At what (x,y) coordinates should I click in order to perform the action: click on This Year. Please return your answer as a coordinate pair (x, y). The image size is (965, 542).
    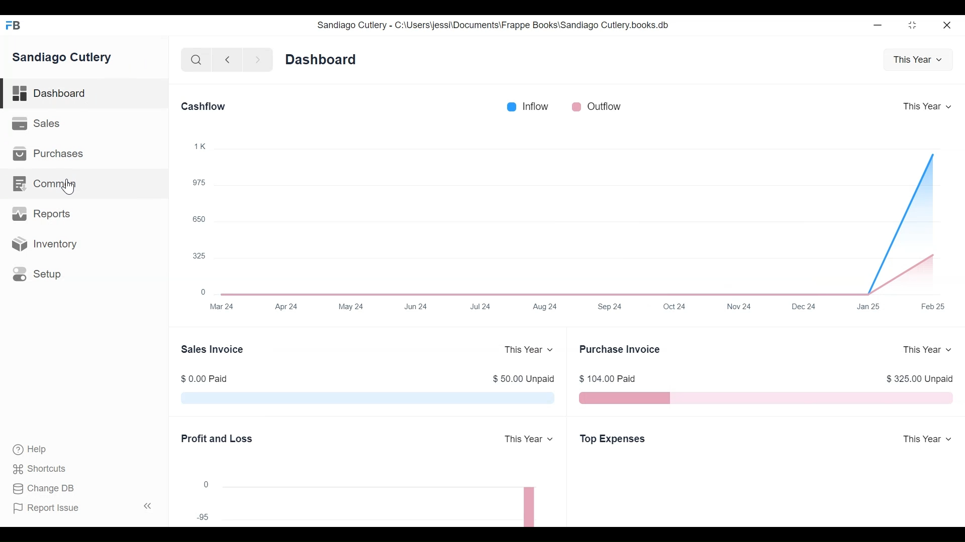
    Looking at the image, I should click on (924, 439).